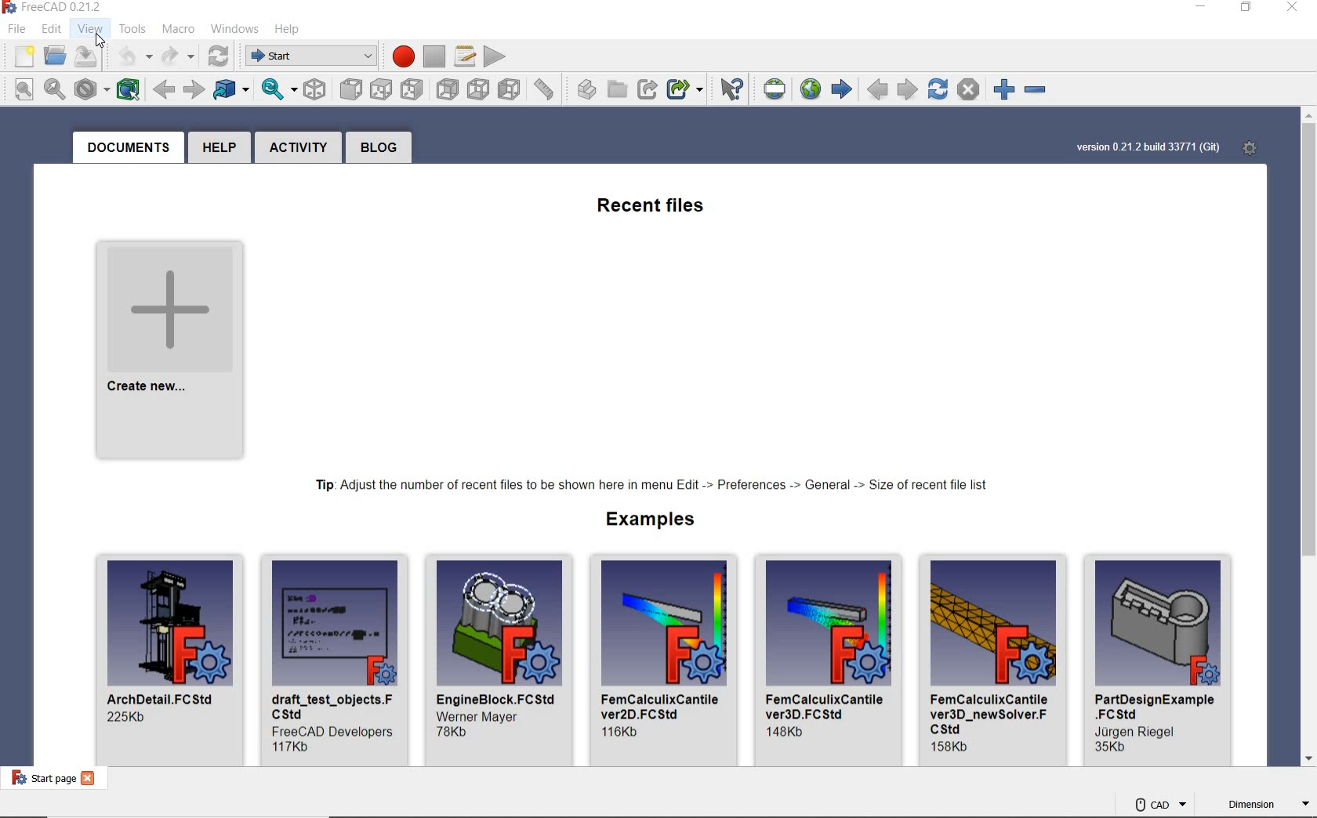 The height and width of the screenshot is (818, 1317). I want to click on FemCalculixCantile_newSolver, so click(994, 659).